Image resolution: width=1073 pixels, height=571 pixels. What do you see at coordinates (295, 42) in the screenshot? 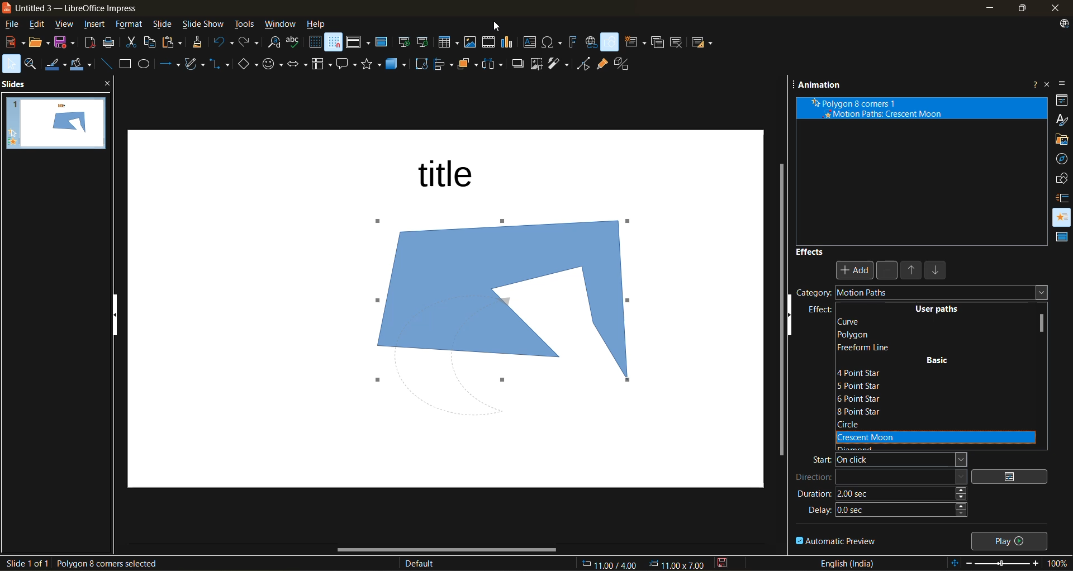
I see `spelling` at bounding box center [295, 42].